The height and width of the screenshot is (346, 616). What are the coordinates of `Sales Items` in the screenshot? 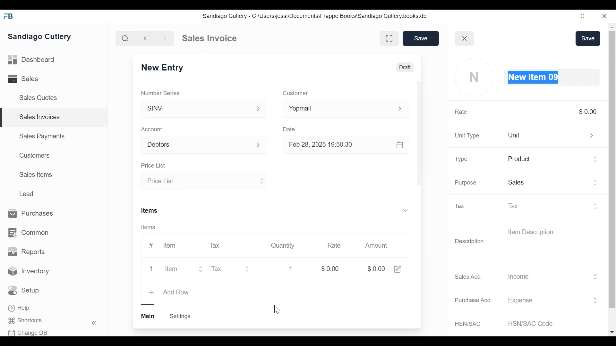 It's located at (36, 174).